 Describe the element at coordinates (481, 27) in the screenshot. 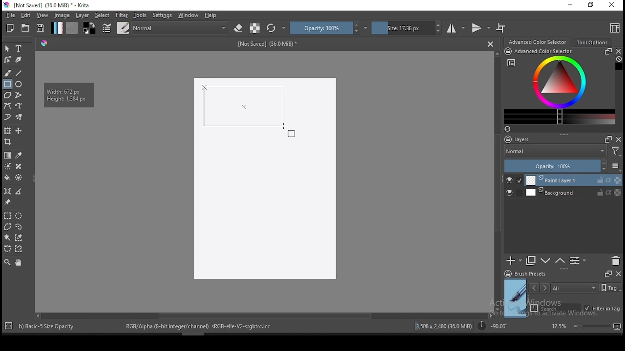

I see `` at that location.